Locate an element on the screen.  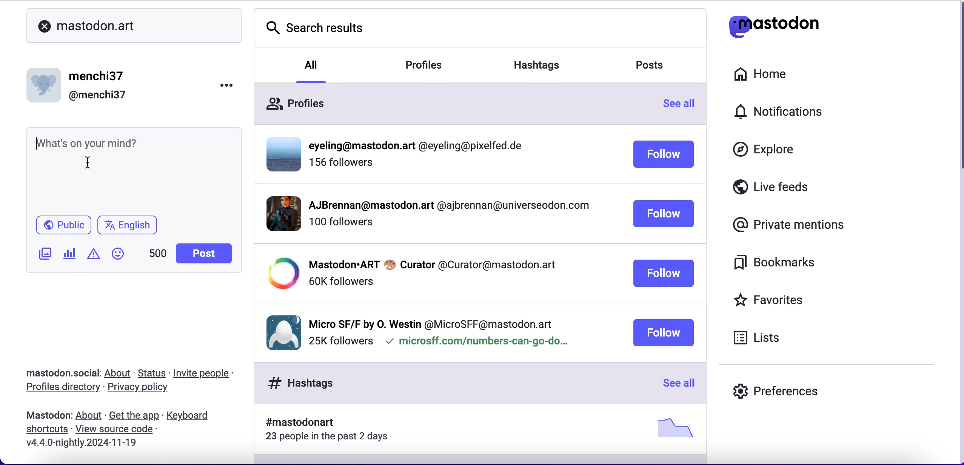
post is located at coordinates (207, 257).